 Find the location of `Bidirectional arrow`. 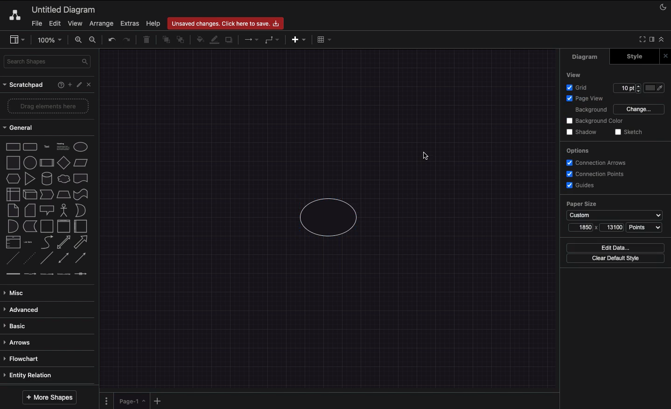

Bidirectional arrow is located at coordinates (63, 242).